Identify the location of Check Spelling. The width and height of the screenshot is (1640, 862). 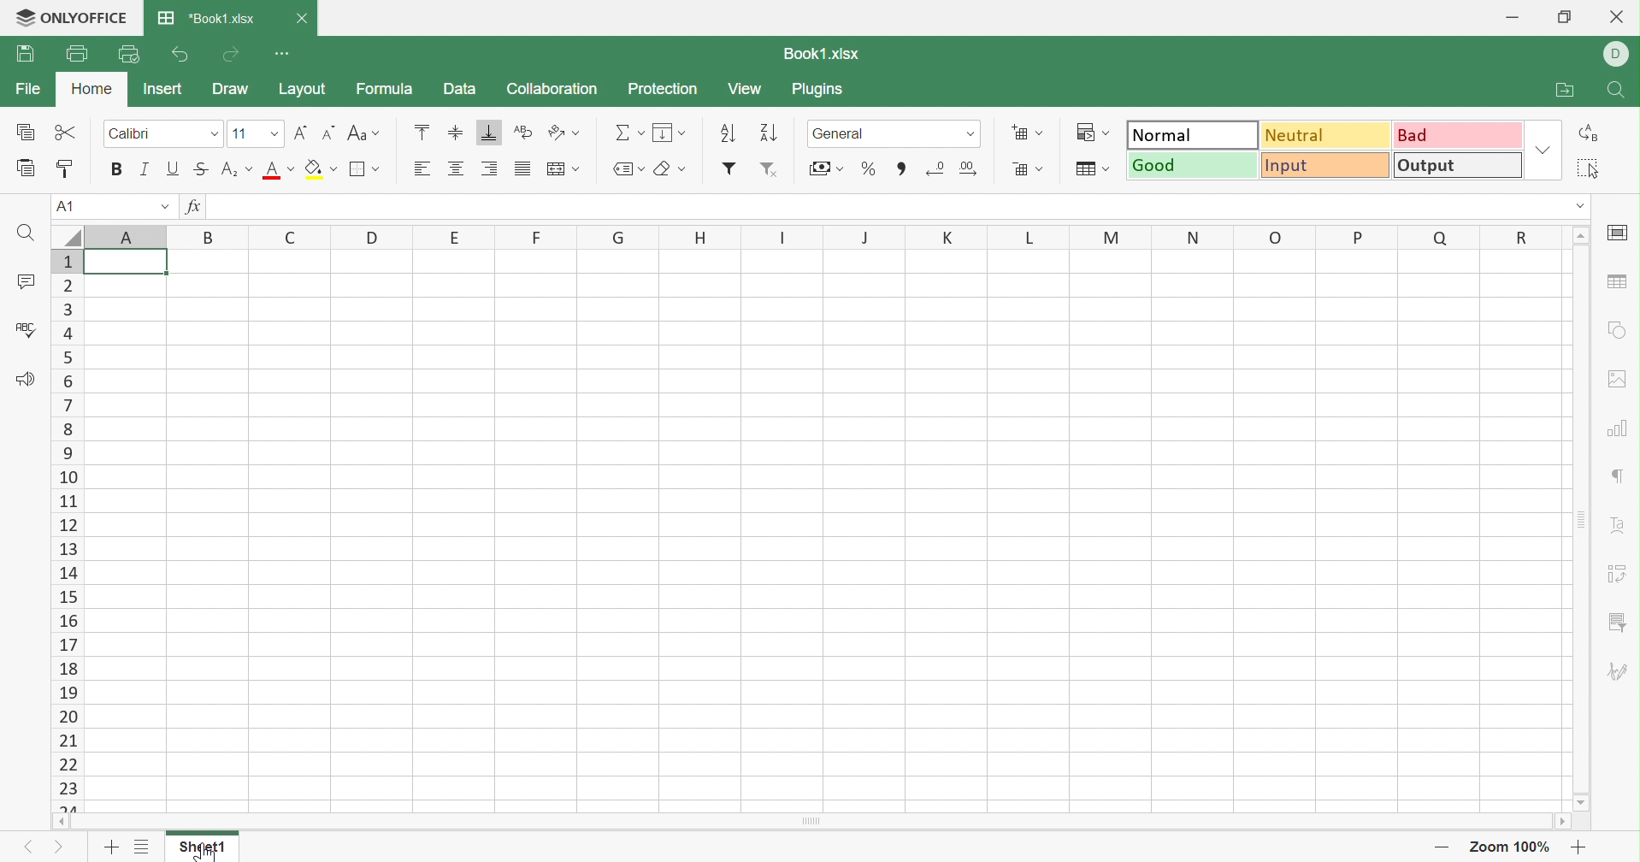
(30, 328).